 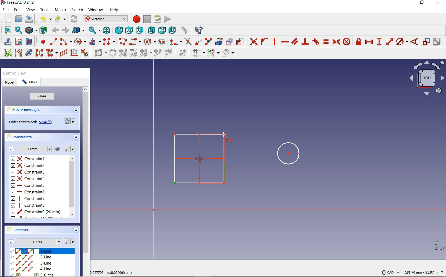 What do you see at coordinates (28, 179) in the screenshot?
I see `constraint4` at bounding box center [28, 179].